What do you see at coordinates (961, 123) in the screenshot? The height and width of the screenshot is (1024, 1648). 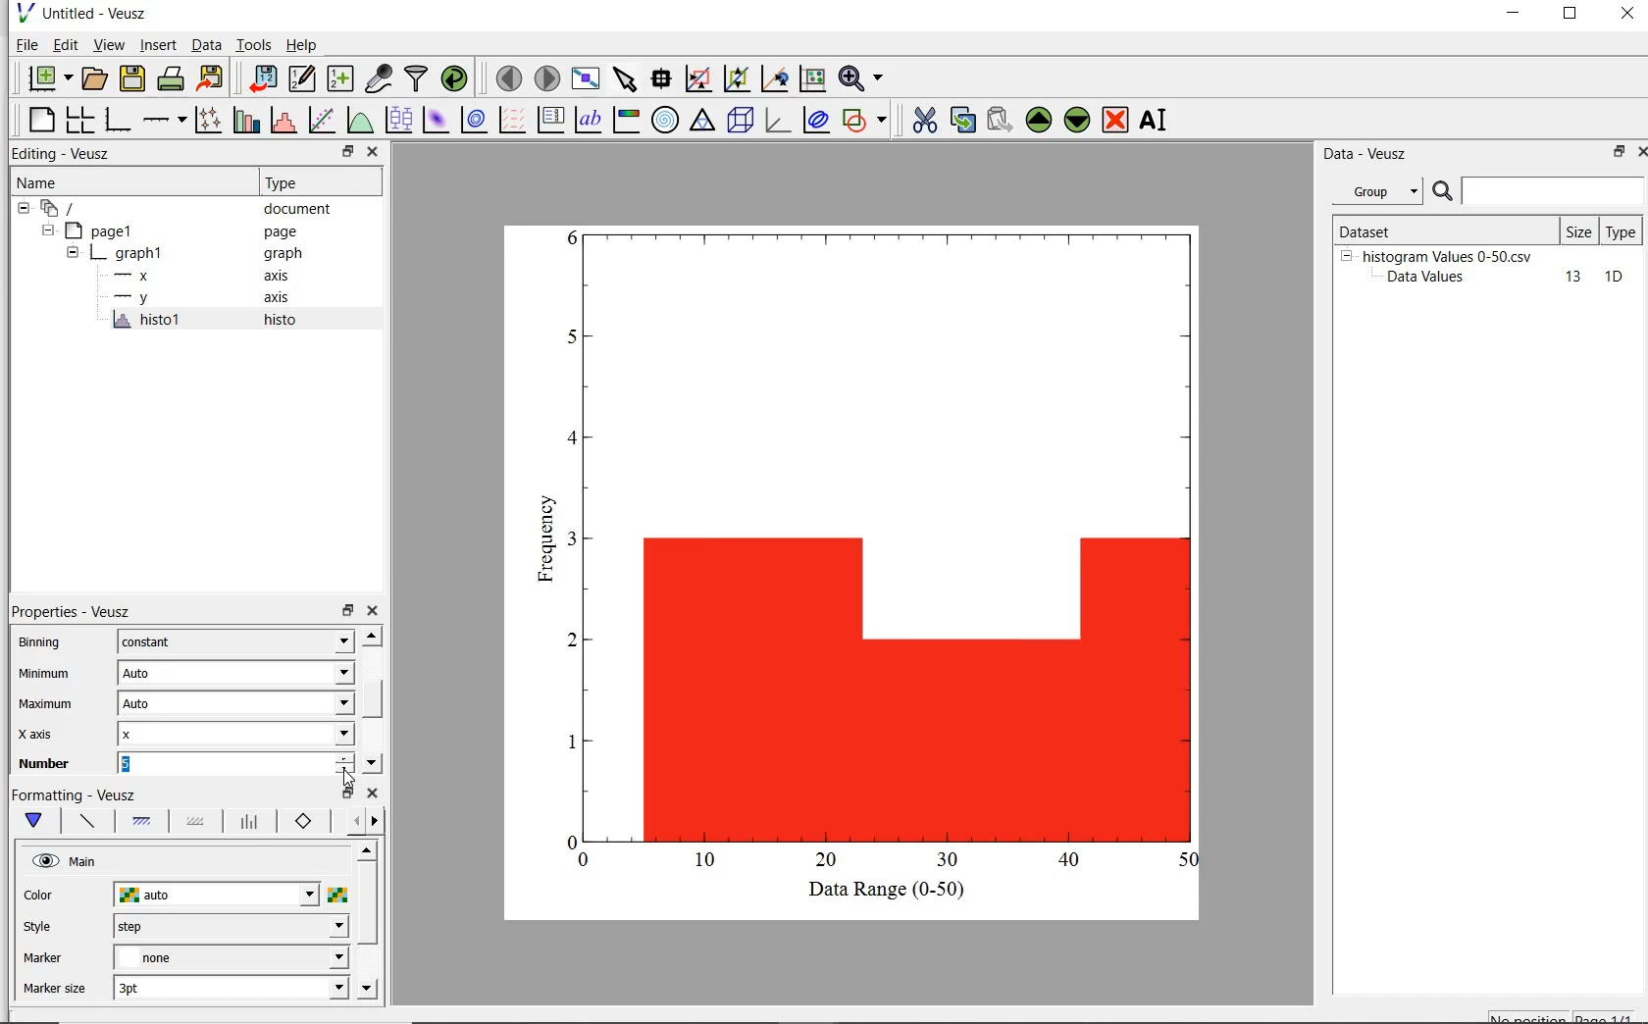 I see `copy the selected widget` at bounding box center [961, 123].